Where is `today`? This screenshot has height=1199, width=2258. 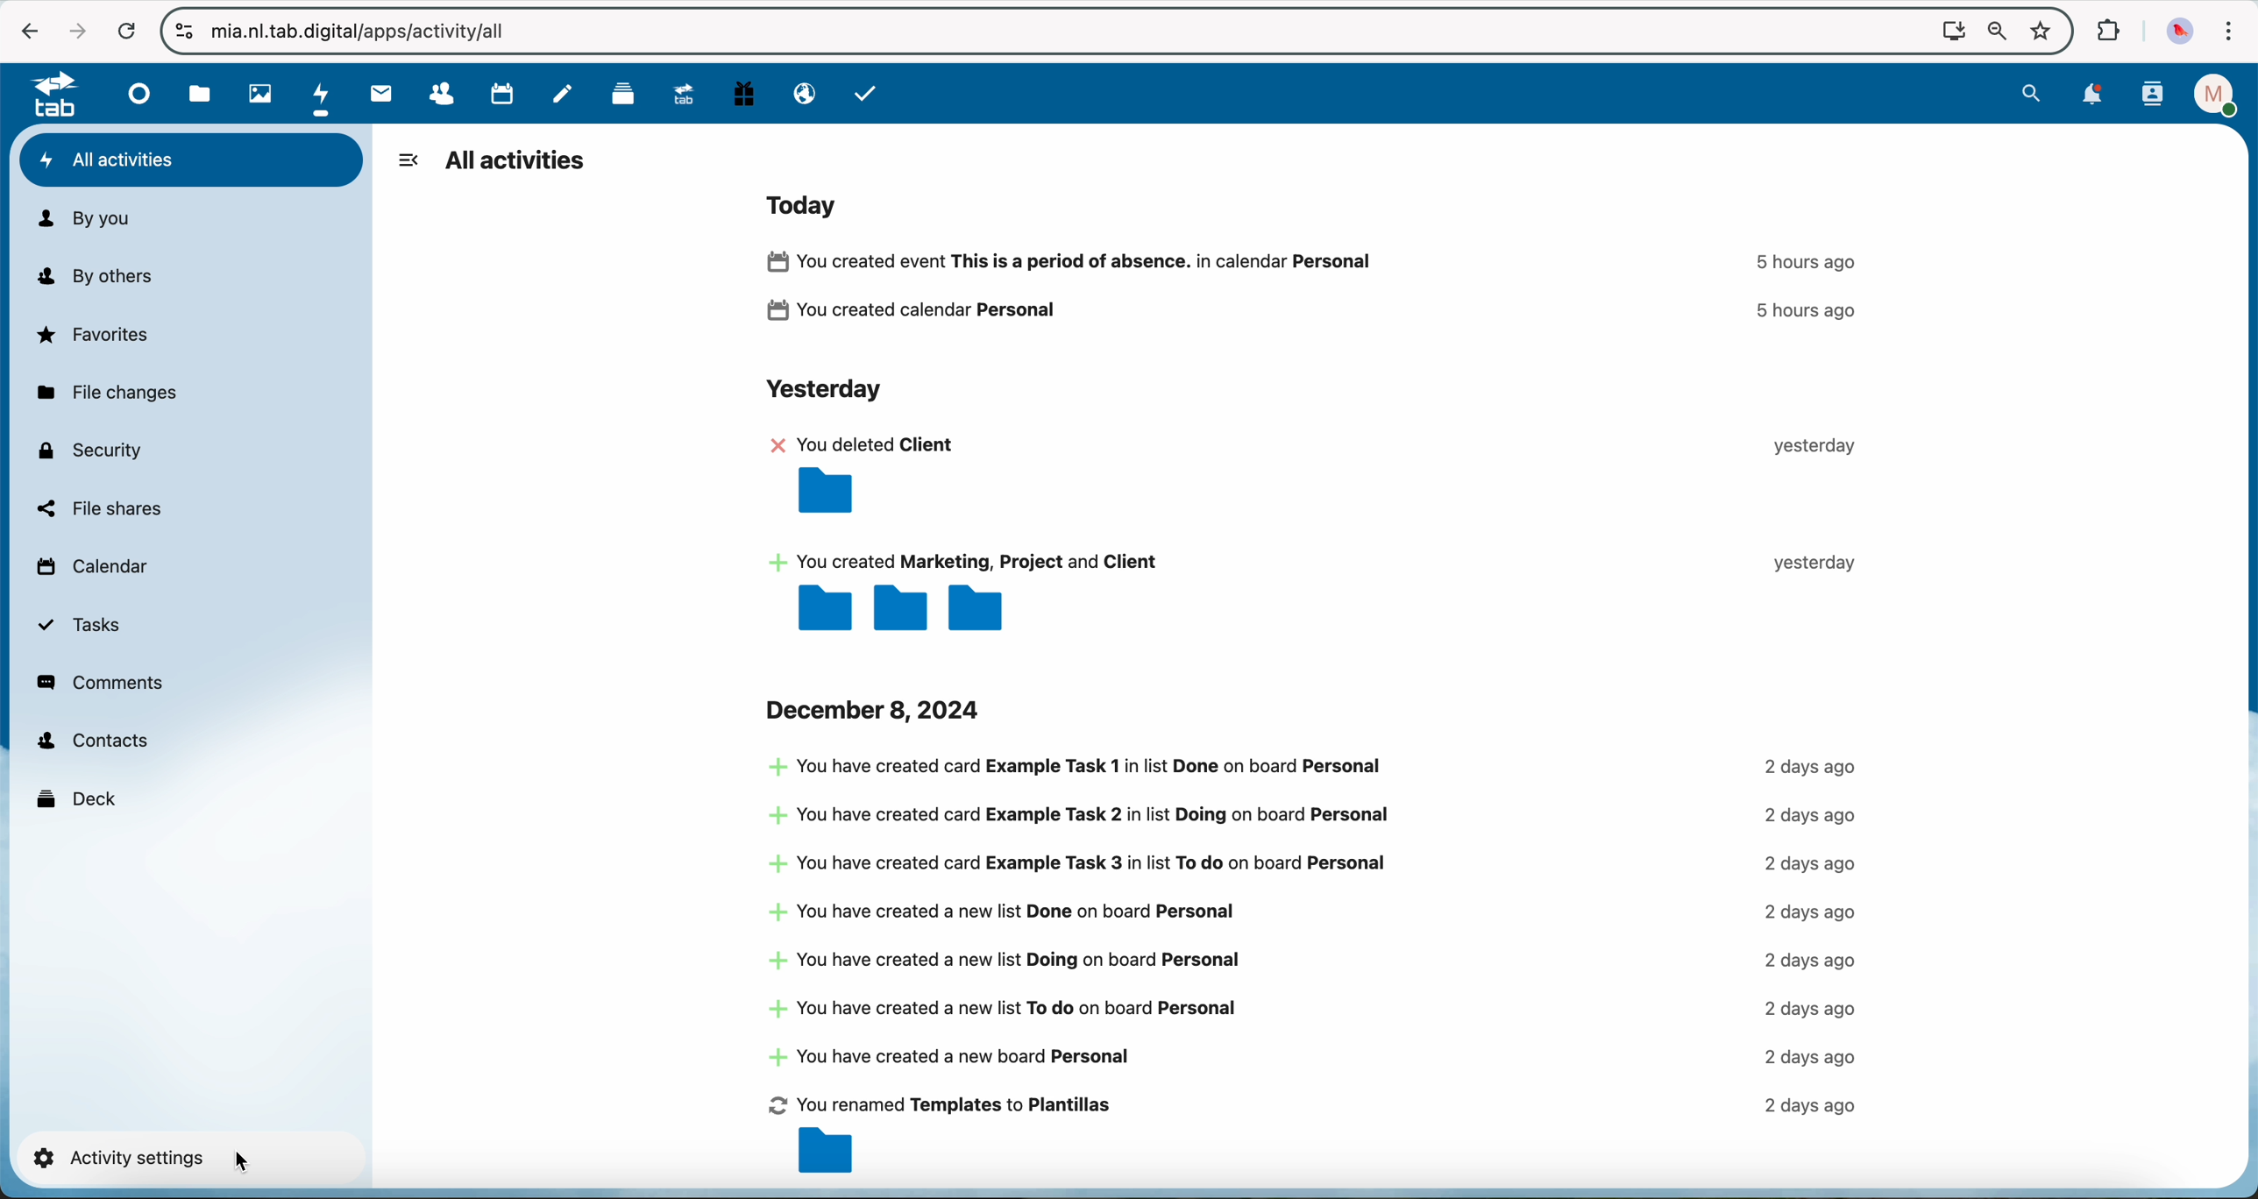
today is located at coordinates (807, 203).